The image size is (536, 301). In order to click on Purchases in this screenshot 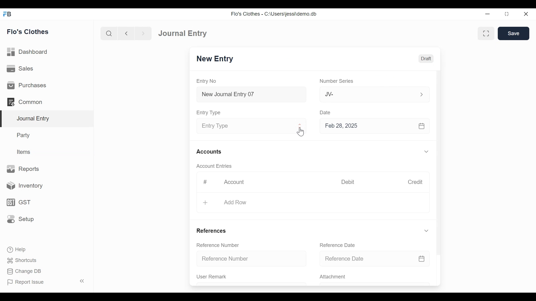, I will do `click(27, 85)`.